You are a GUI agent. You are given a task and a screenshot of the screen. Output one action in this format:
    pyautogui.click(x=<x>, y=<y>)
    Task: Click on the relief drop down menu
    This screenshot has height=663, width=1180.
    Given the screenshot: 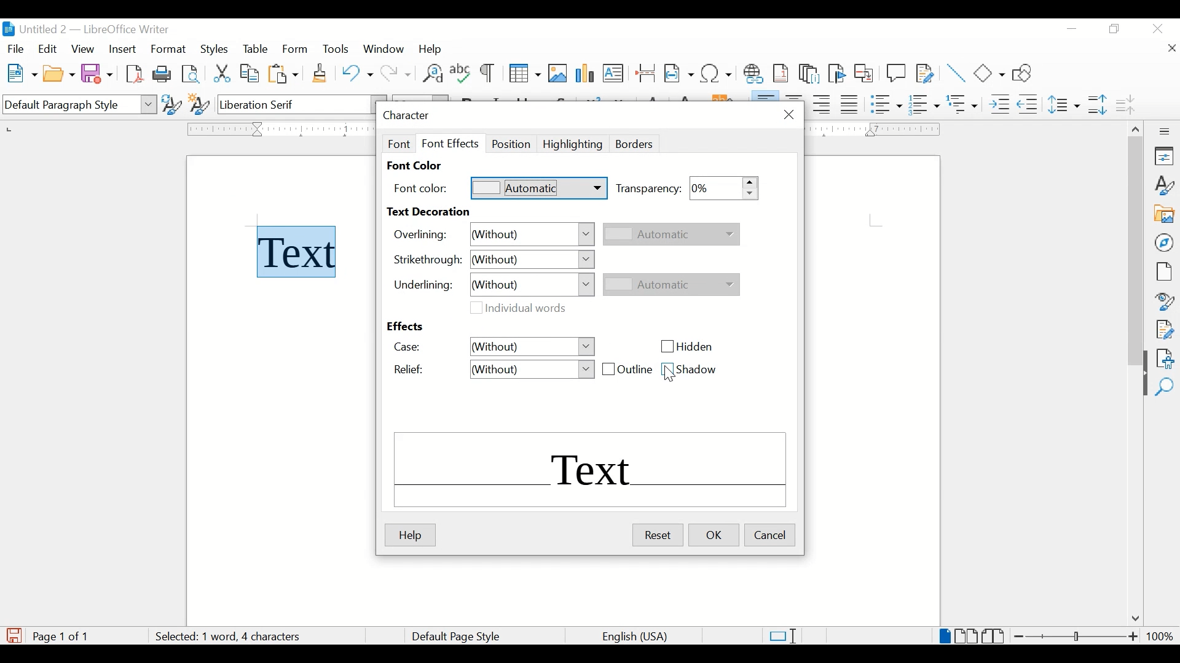 What is the action you would take?
    pyautogui.click(x=532, y=369)
    